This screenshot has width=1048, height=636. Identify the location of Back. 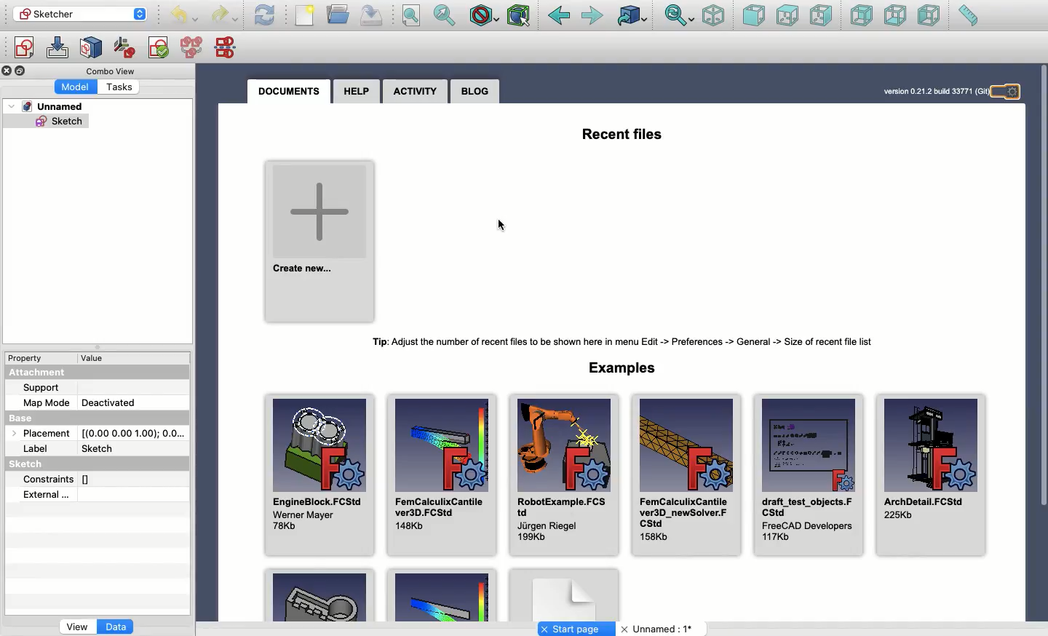
(559, 16).